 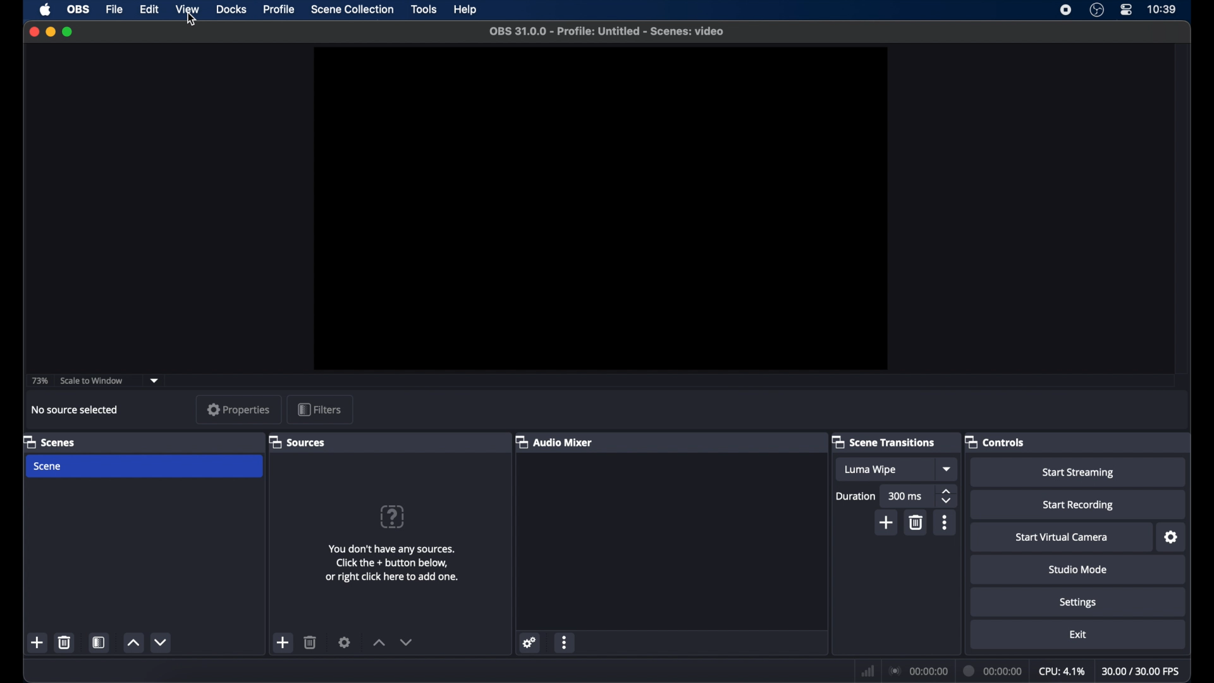 I want to click on delete, so click(x=310, y=642).